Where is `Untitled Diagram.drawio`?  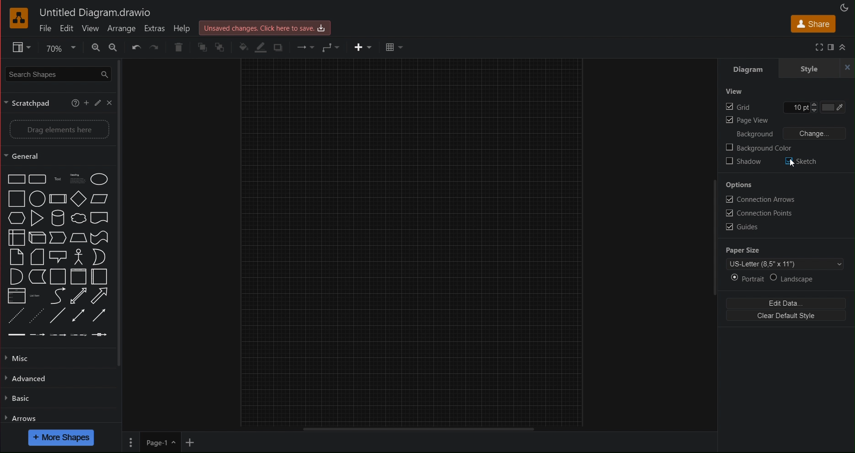
Untitled Diagram.drawio is located at coordinates (95, 12).